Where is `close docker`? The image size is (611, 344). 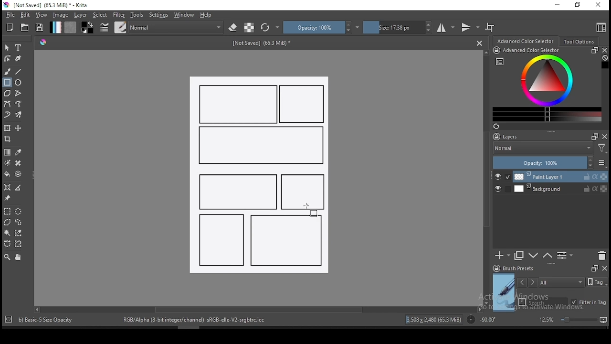
close docker is located at coordinates (604, 50).